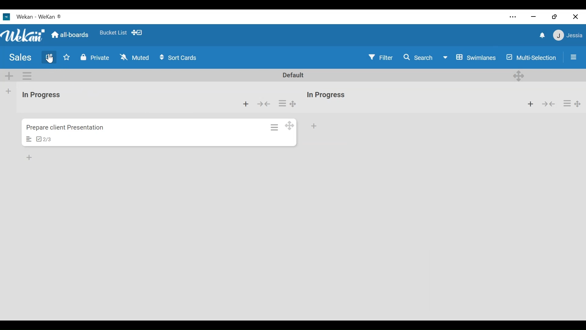 Image resolution: width=586 pixels, height=330 pixels. I want to click on Desktop drag handle, so click(289, 125).